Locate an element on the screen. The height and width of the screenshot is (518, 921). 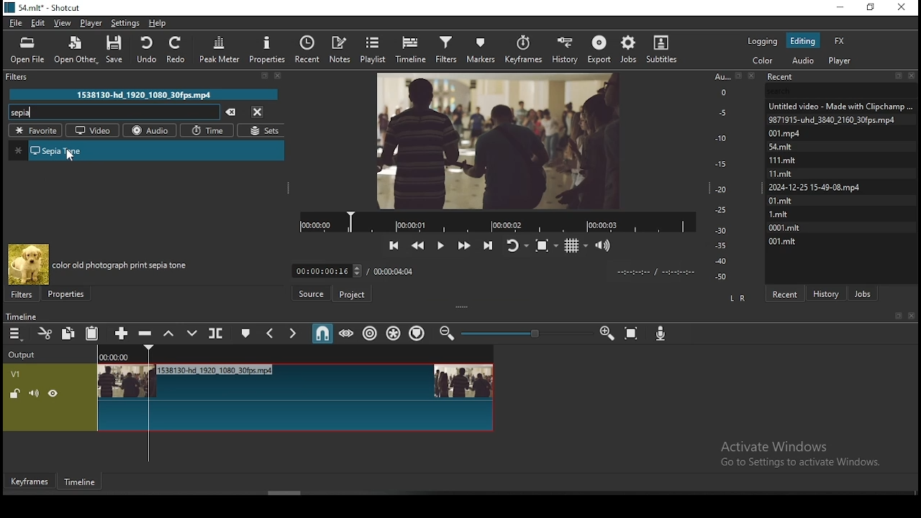
player is located at coordinates (90, 23).